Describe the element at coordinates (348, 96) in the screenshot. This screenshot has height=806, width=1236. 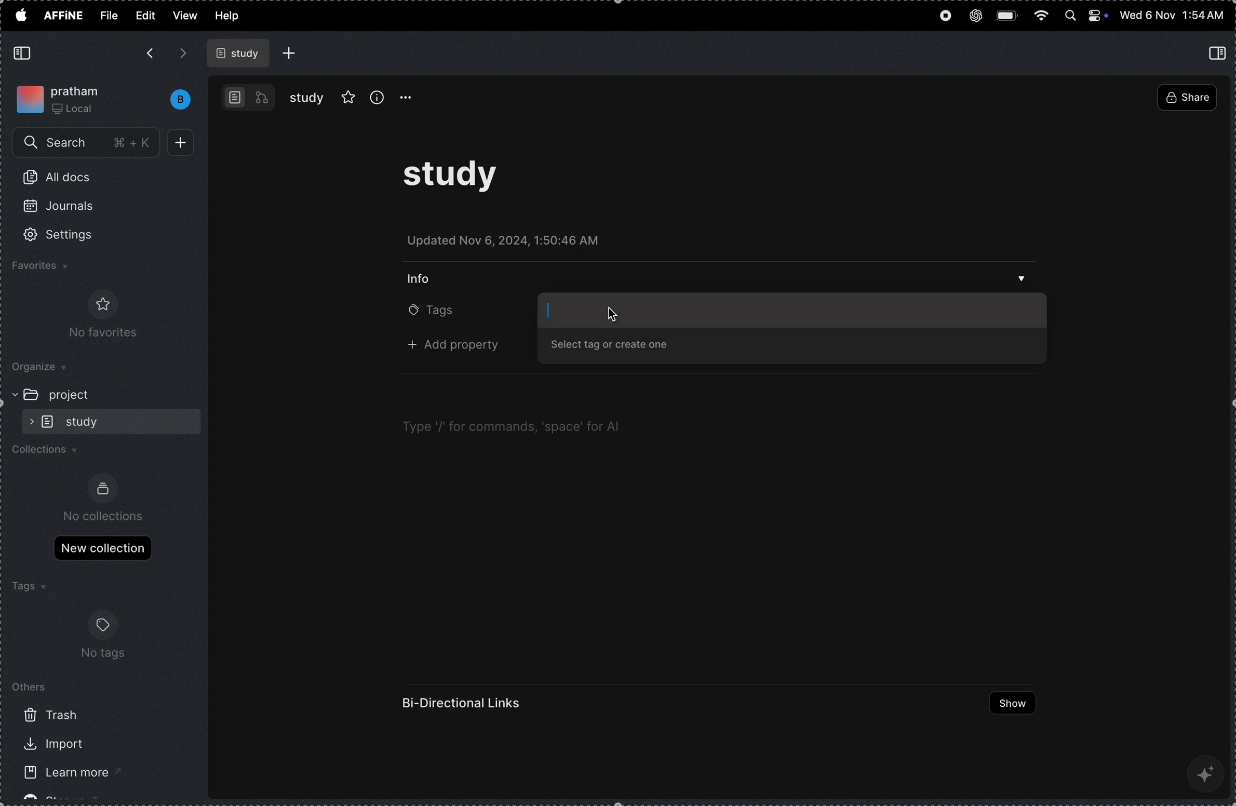
I see `favourites` at that location.